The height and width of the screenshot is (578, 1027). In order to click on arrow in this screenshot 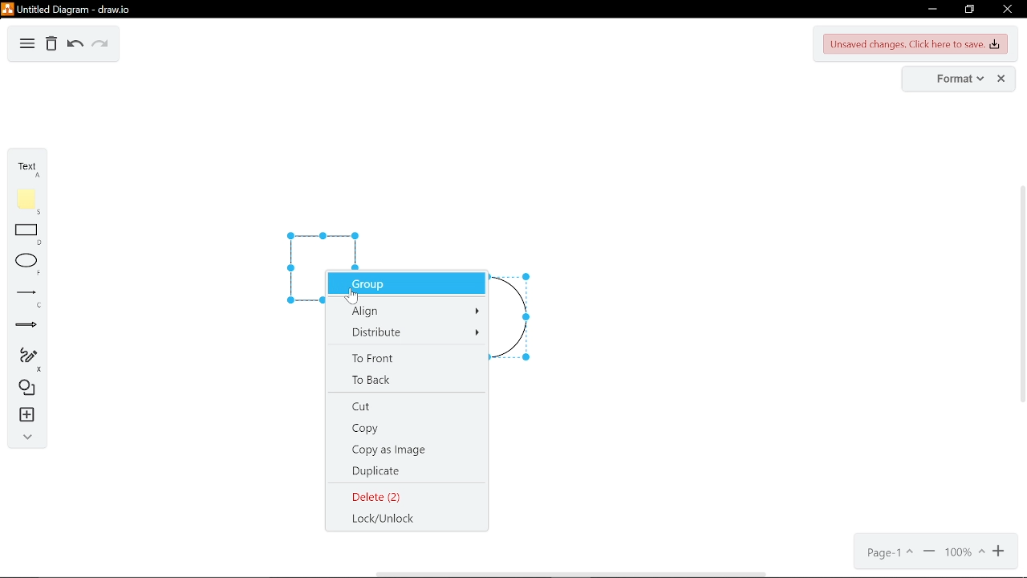, I will do `click(24, 325)`.